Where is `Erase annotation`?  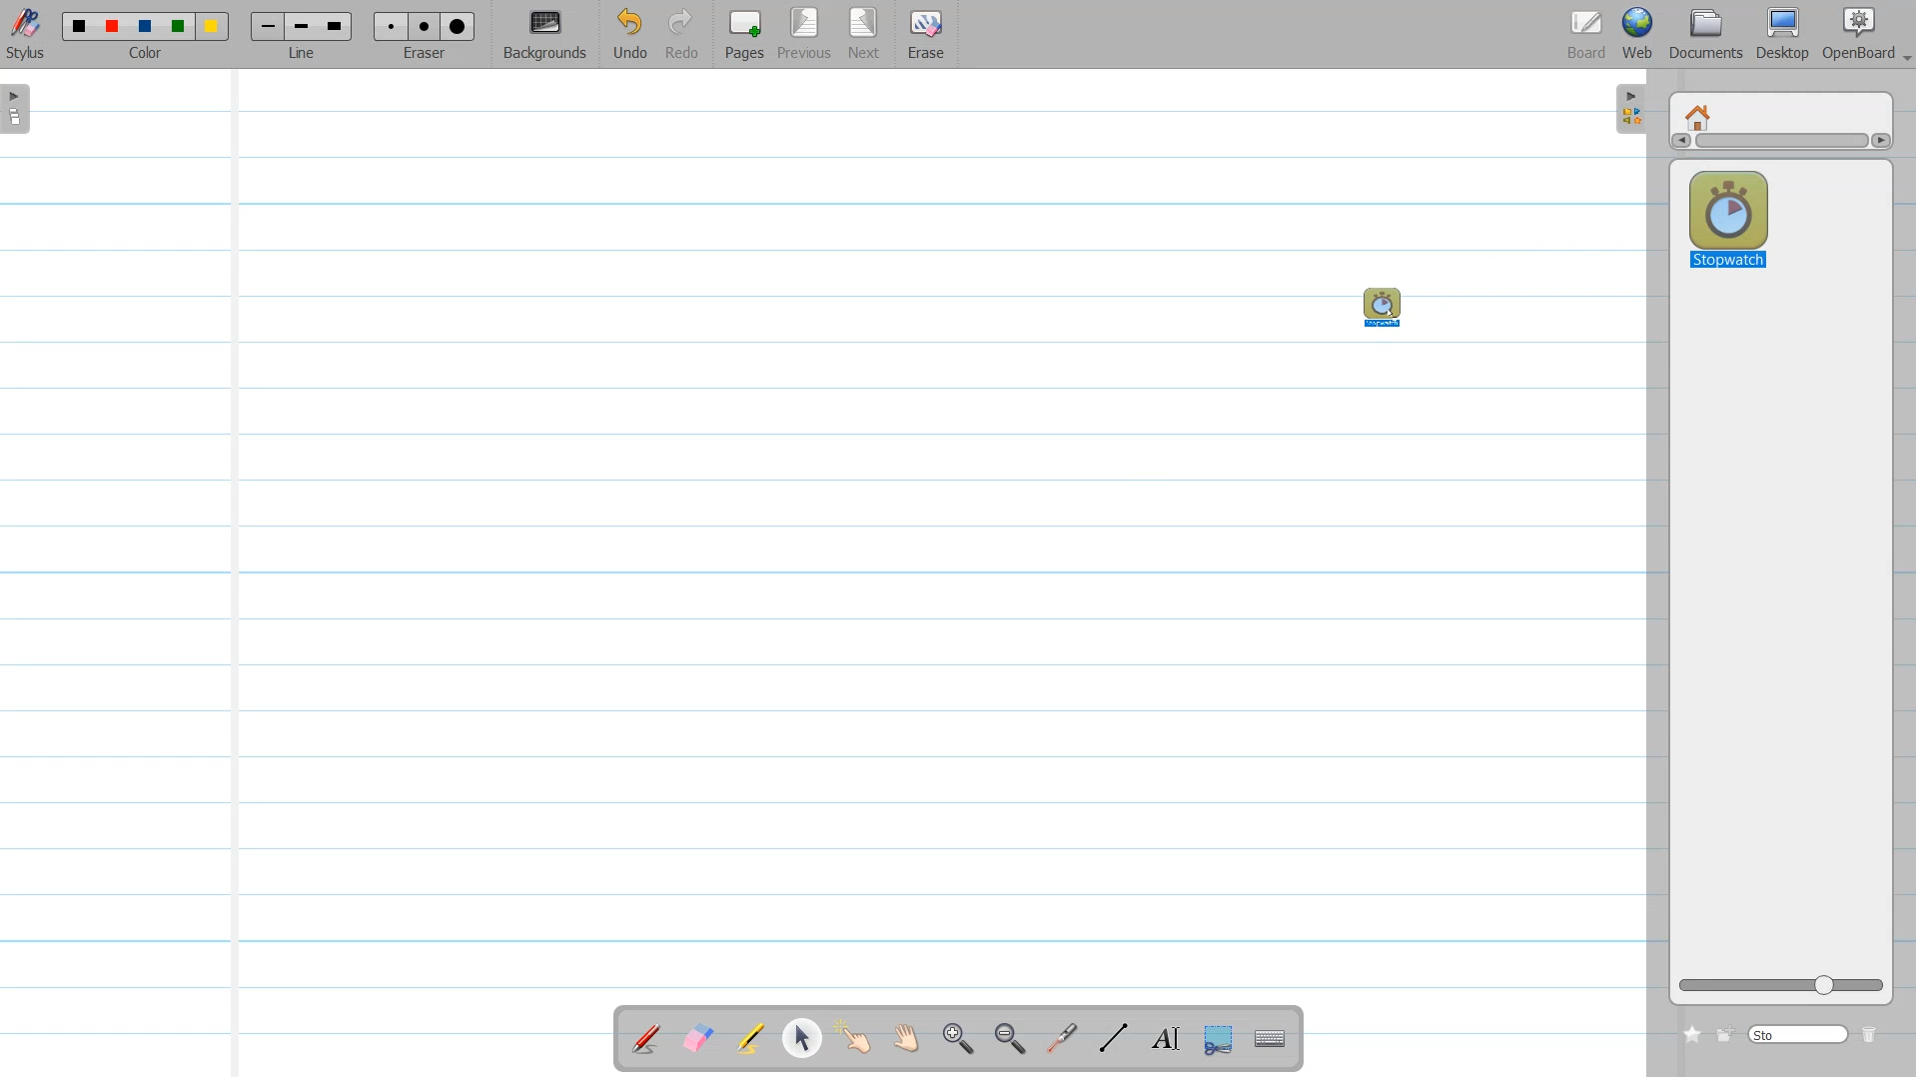 Erase annotation is located at coordinates (696, 1038).